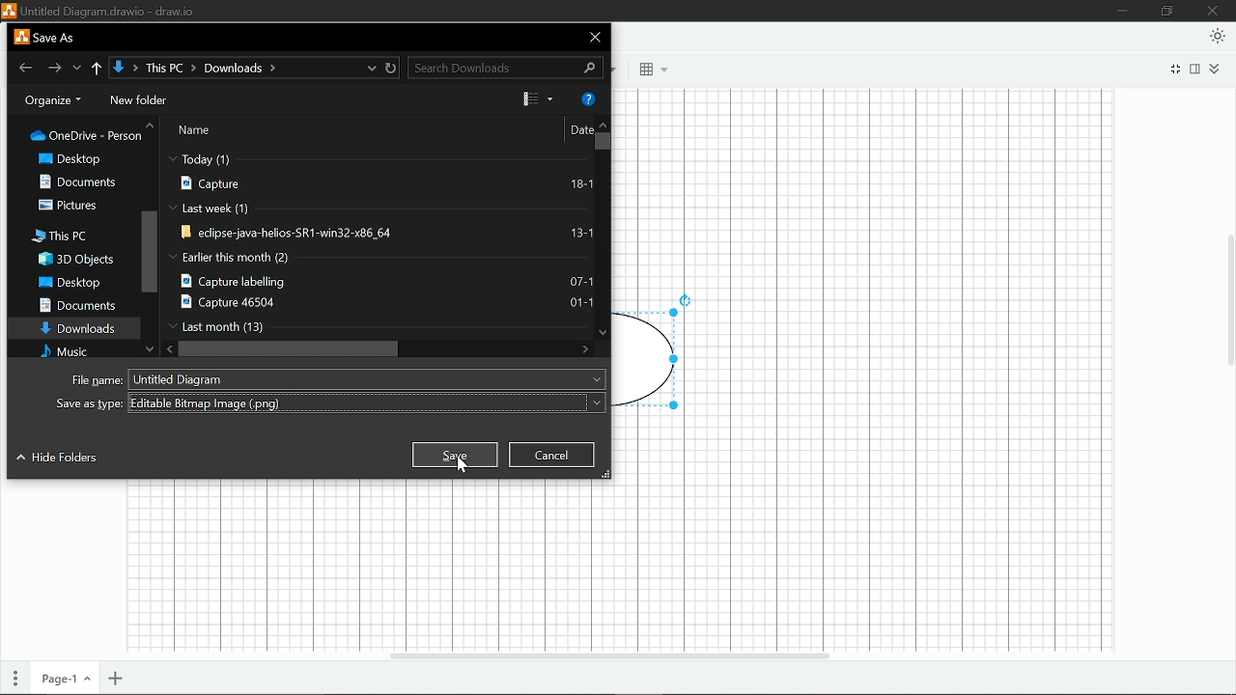  What do you see at coordinates (77, 329) in the screenshot?
I see `Downloads` at bounding box center [77, 329].